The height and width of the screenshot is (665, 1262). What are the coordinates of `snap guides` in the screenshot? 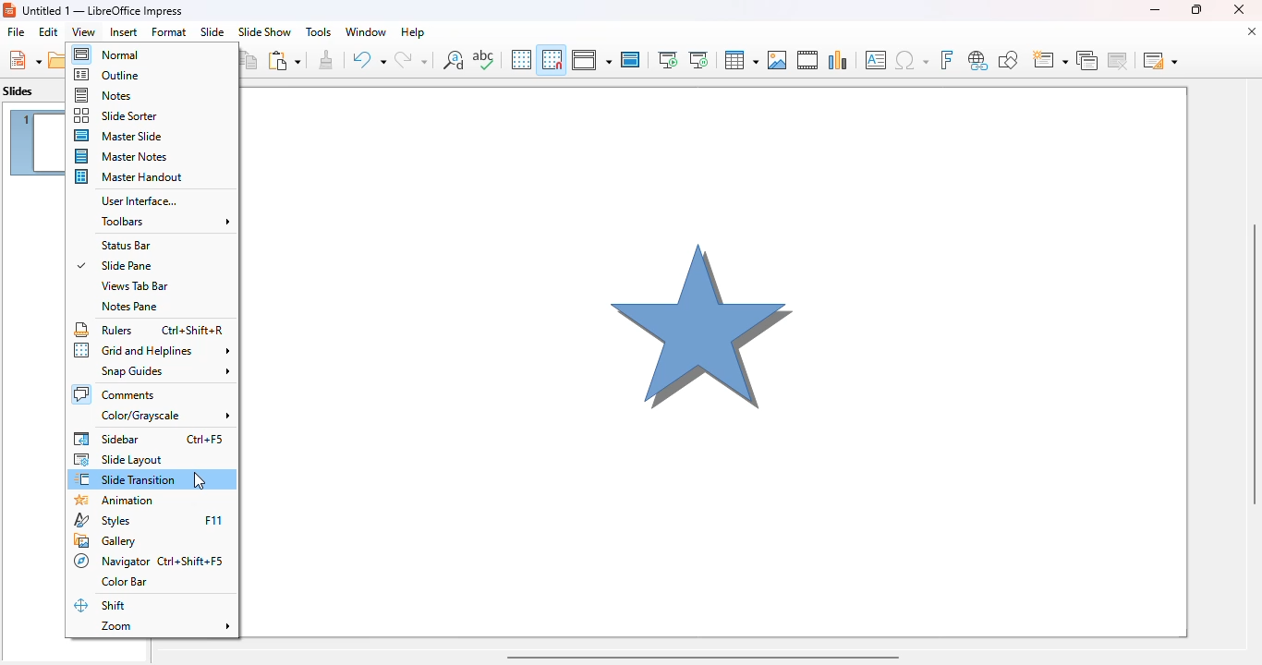 It's located at (164, 371).